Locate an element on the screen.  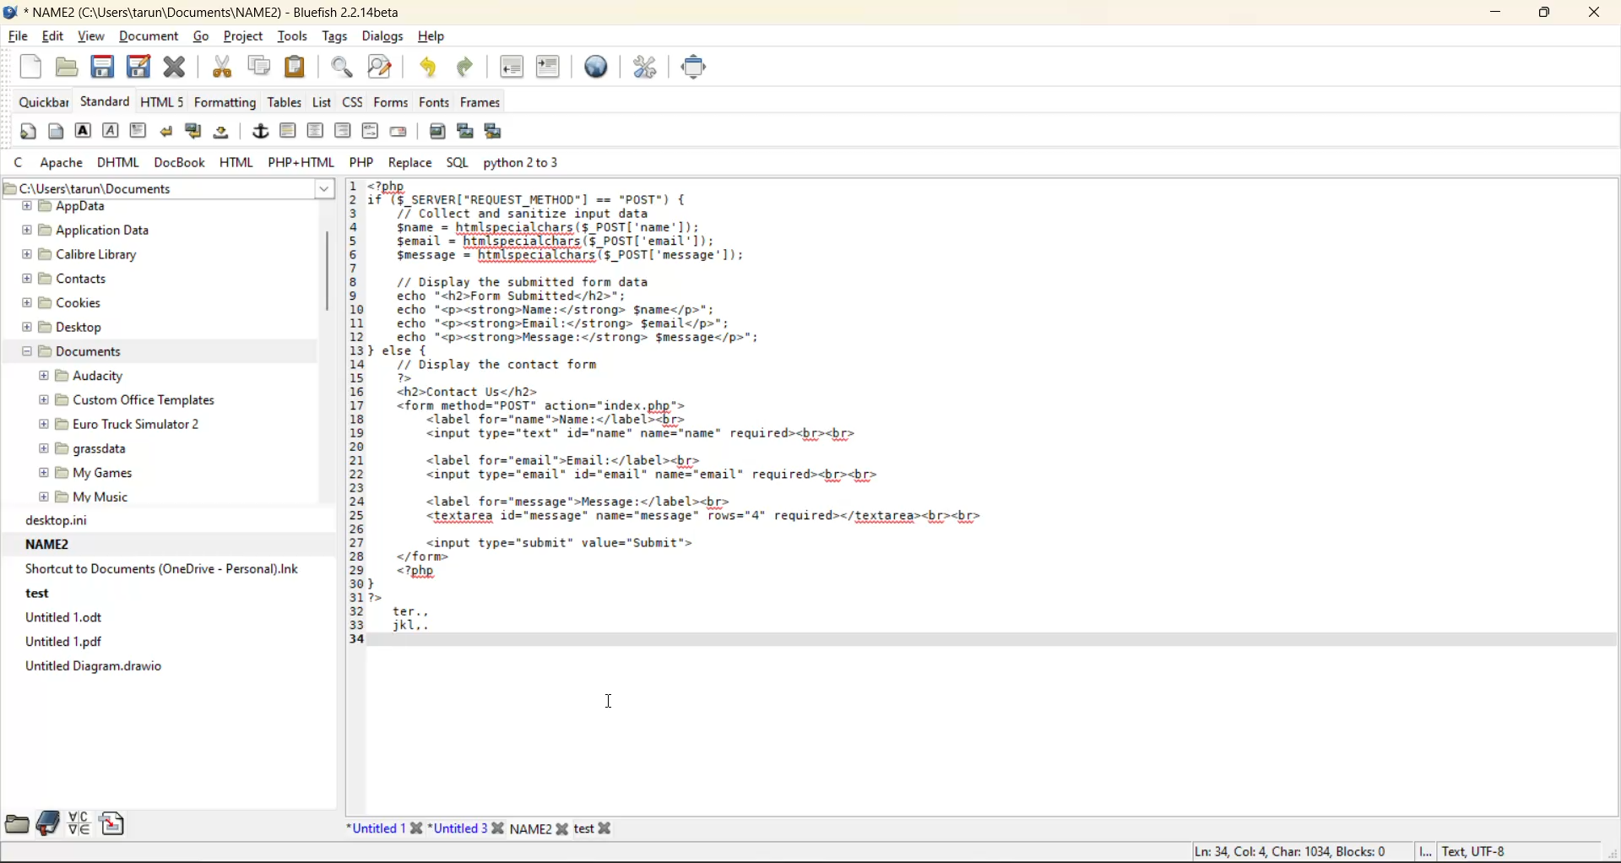
minimize is located at coordinates (1503, 15).